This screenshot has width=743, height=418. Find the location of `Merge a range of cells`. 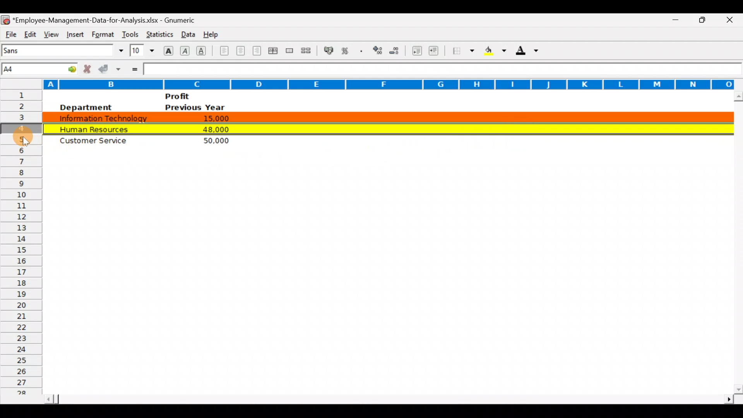

Merge a range of cells is located at coordinates (289, 51).